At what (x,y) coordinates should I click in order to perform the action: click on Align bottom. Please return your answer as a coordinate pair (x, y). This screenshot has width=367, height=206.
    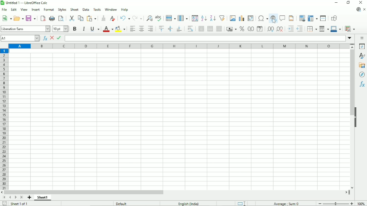
    Looking at the image, I should click on (179, 29).